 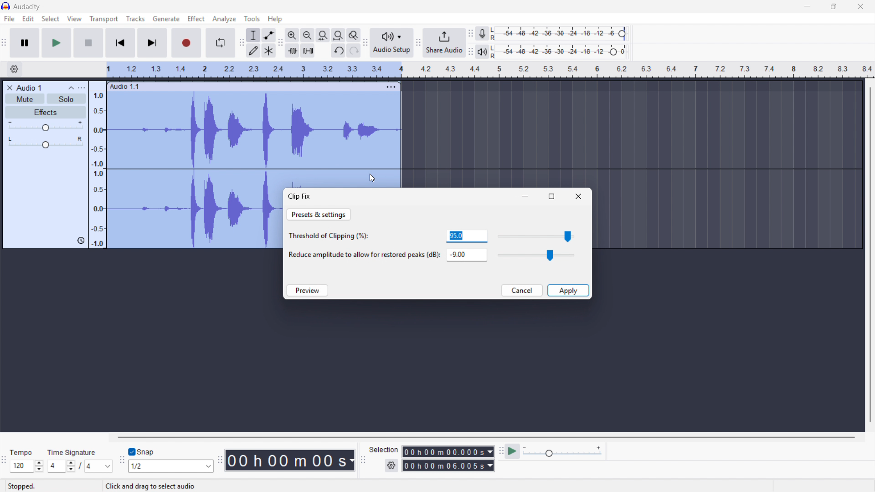 I want to click on Generate, so click(x=166, y=19).